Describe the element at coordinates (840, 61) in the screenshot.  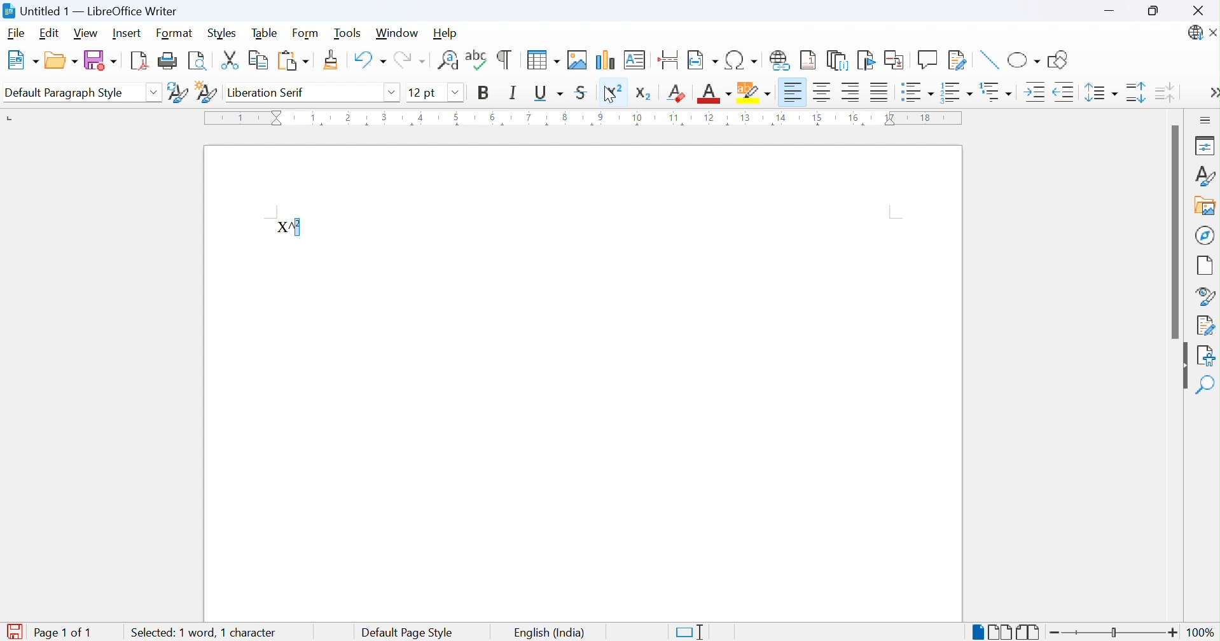
I see `Insert endnote` at that location.